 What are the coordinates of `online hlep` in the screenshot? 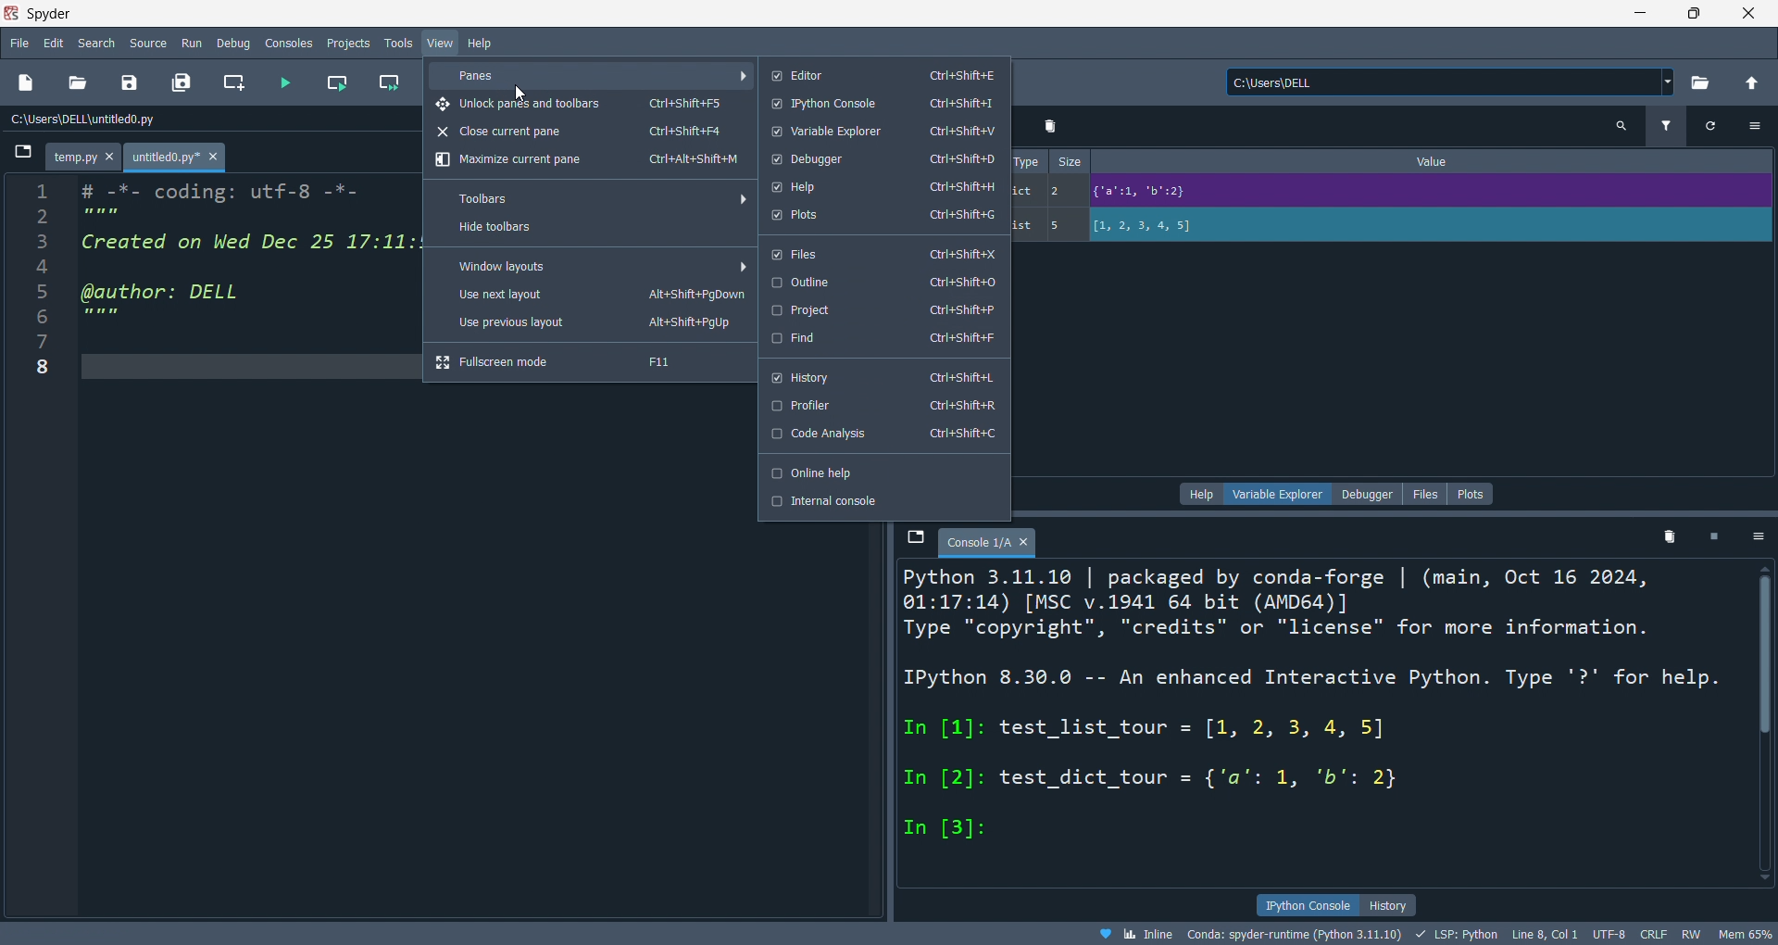 It's located at (882, 470).